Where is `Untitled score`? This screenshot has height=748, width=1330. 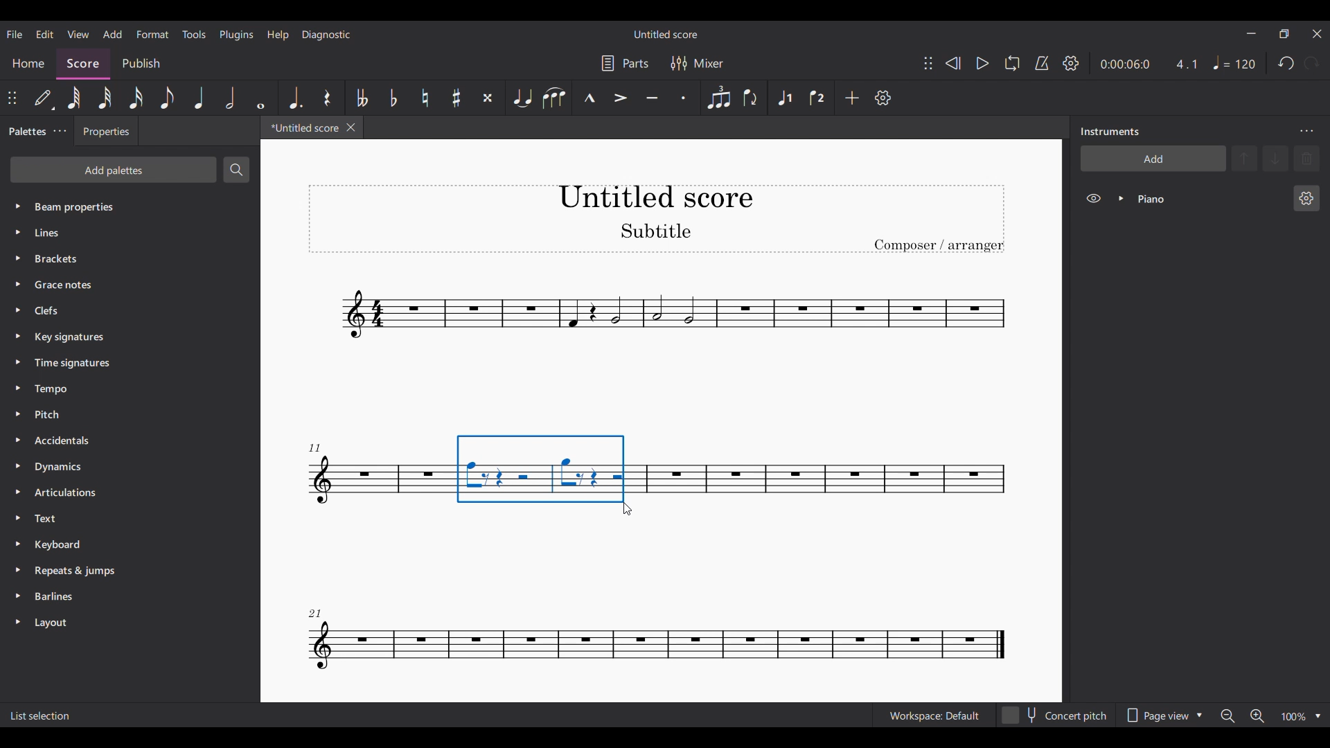 Untitled score is located at coordinates (665, 34).